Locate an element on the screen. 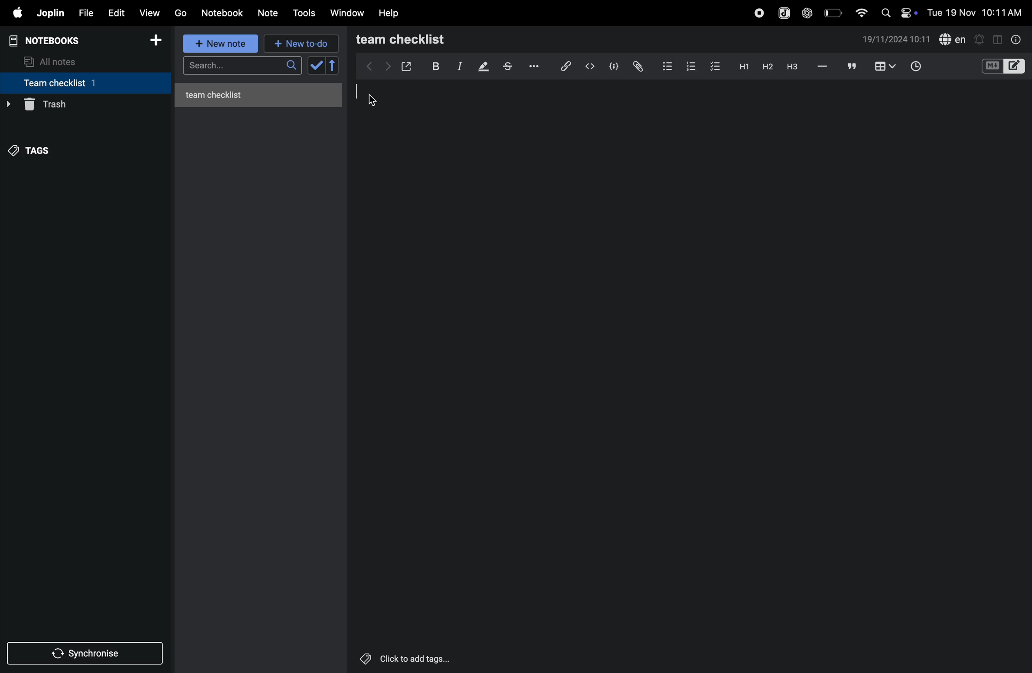 Image resolution: width=1032 pixels, height=673 pixels. comments is located at coordinates (850, 67).